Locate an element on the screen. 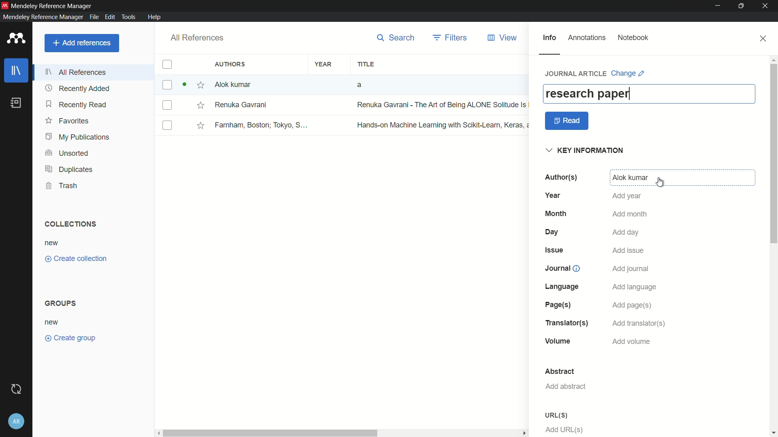 This screenshot has width=778, height=437. collections is located at coordinates (70, 224).